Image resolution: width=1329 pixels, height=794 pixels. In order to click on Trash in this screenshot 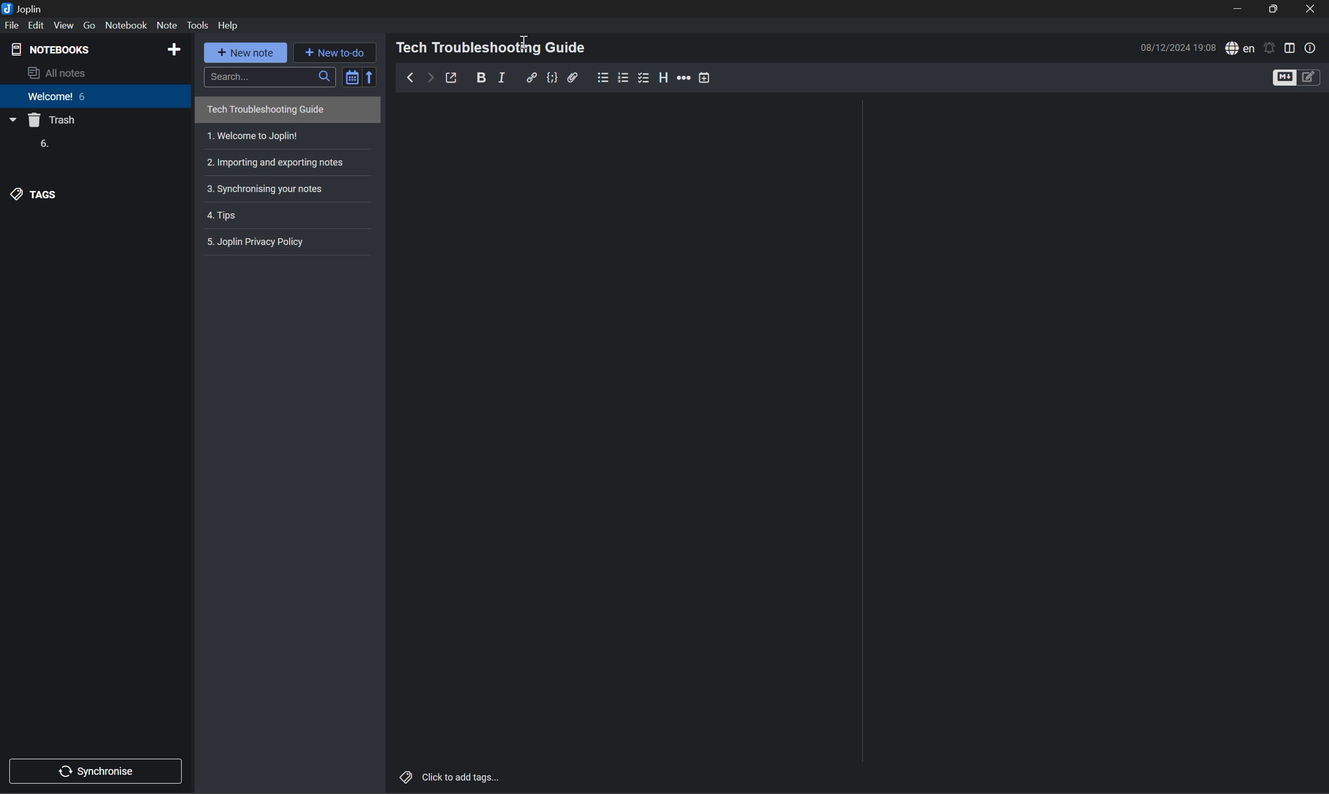, I will do `click(54, 121)`.